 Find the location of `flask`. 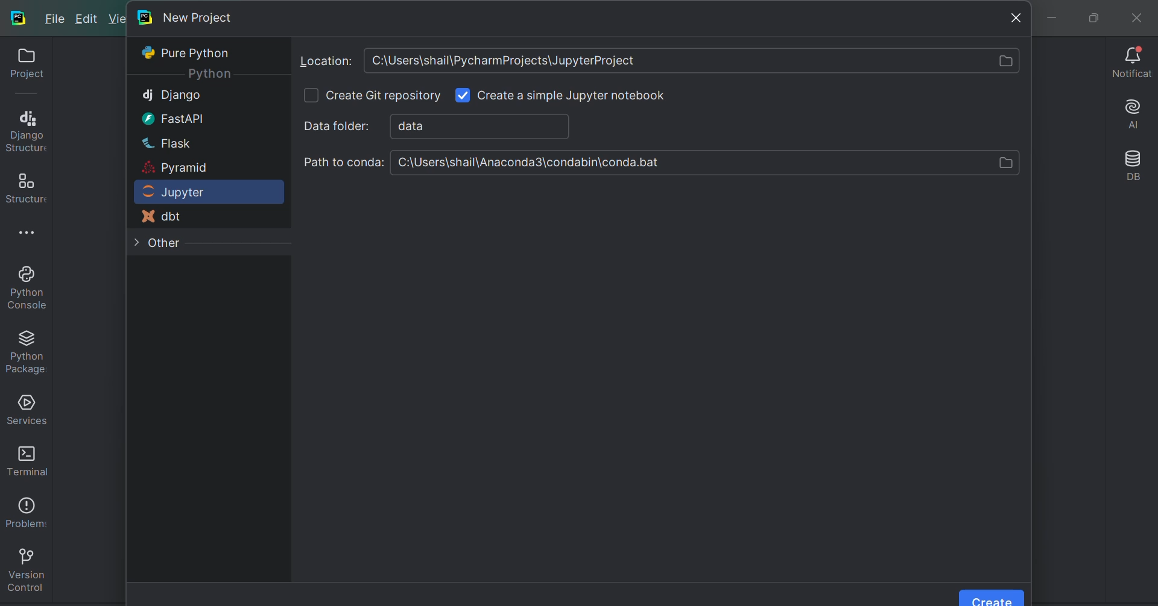

flask is located at coordinates (165, 142).